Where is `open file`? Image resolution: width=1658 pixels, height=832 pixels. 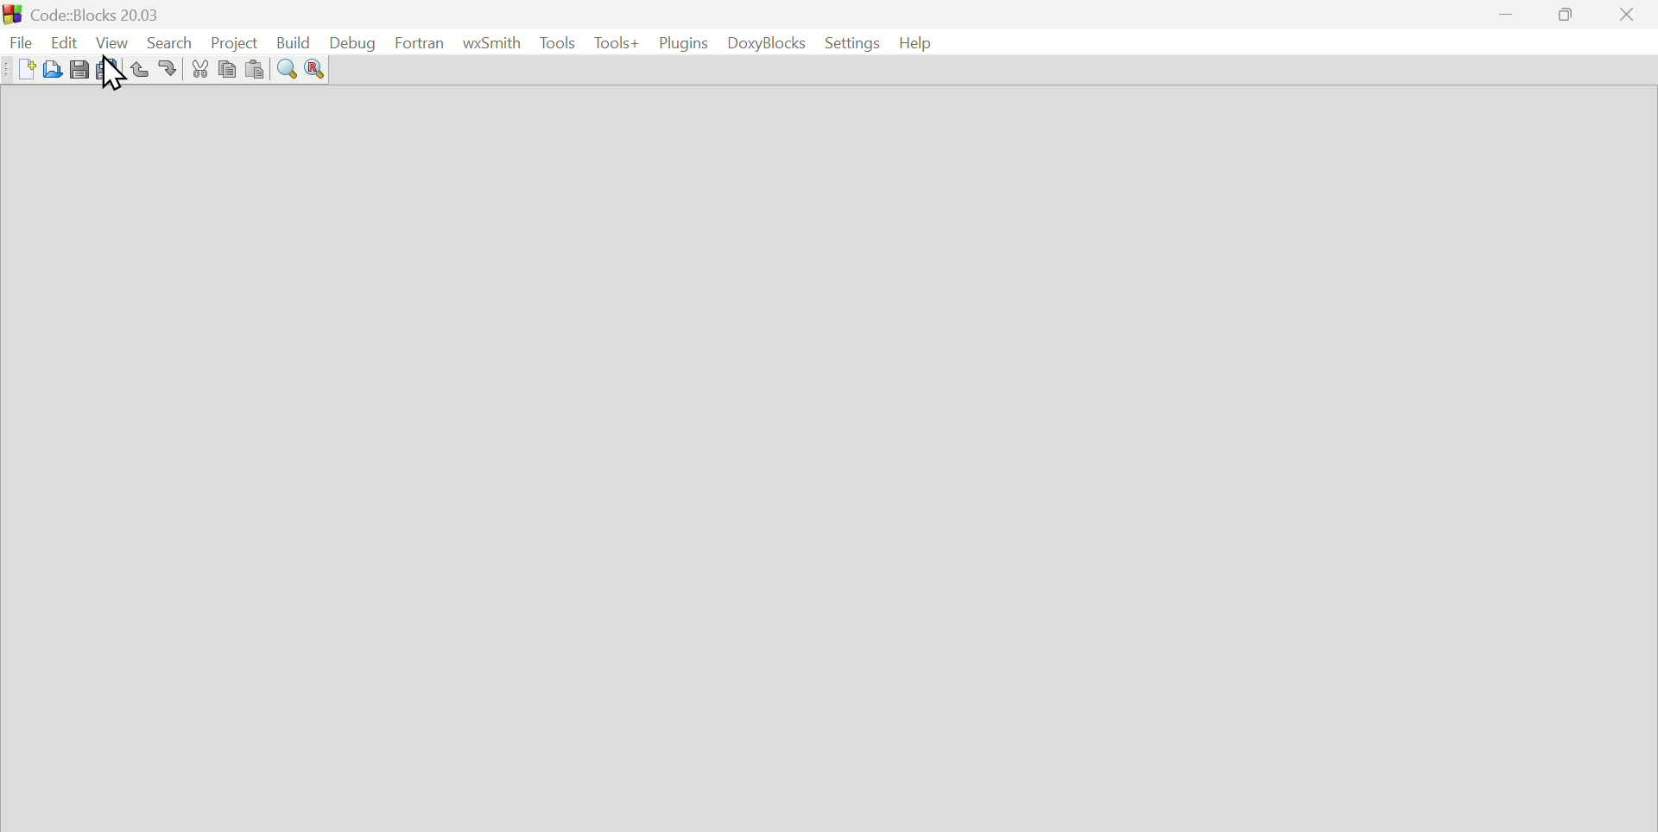 open file is located at coordinates (52, 68).